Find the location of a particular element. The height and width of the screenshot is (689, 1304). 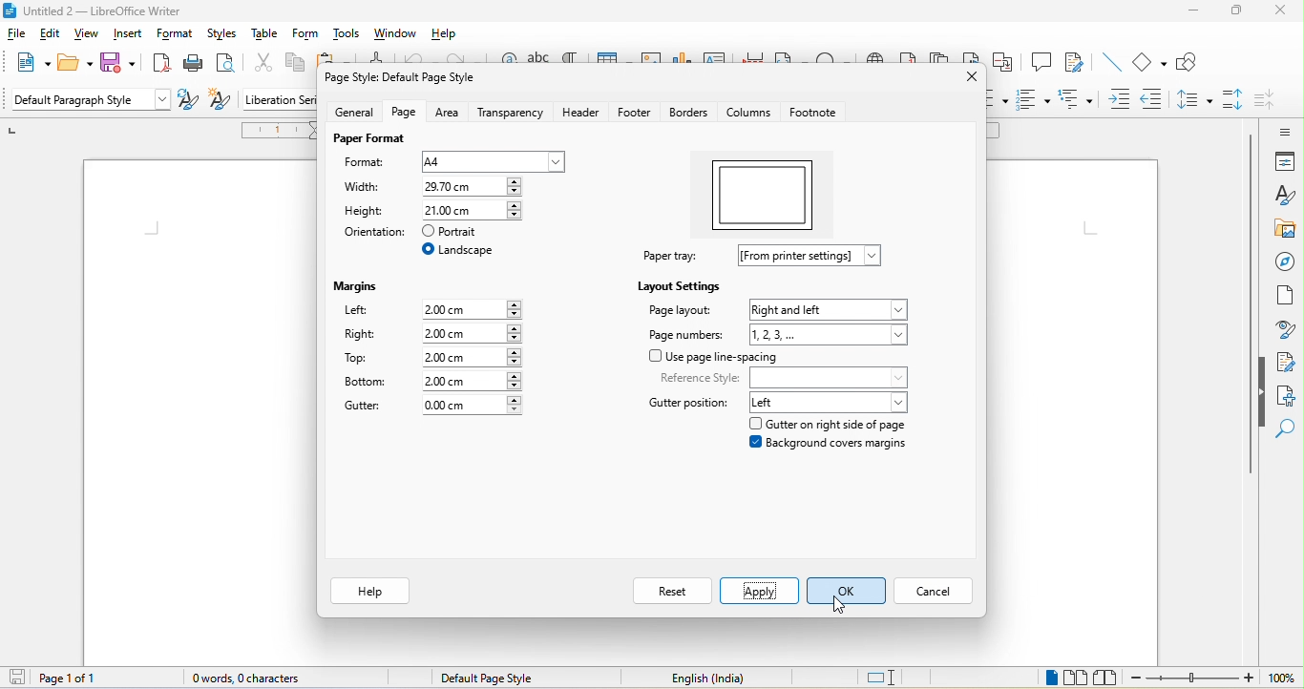

orientation is located at coordinates (371, 236).